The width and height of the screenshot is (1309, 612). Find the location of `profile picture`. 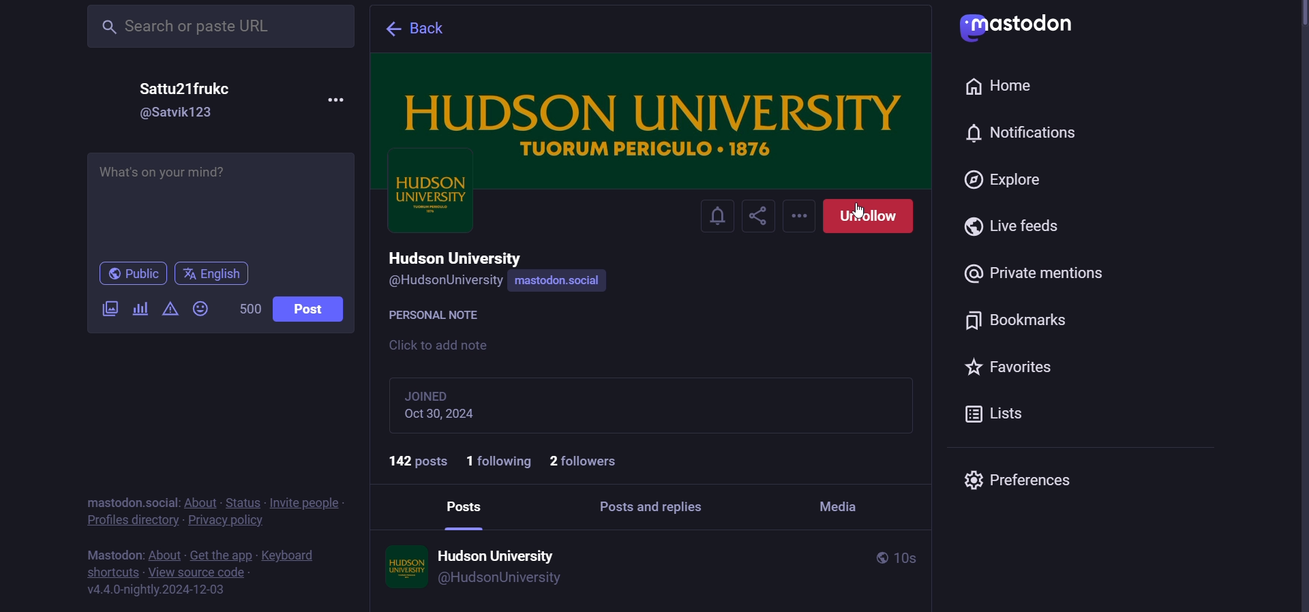

profile picture is located at coordinates (402, 566).